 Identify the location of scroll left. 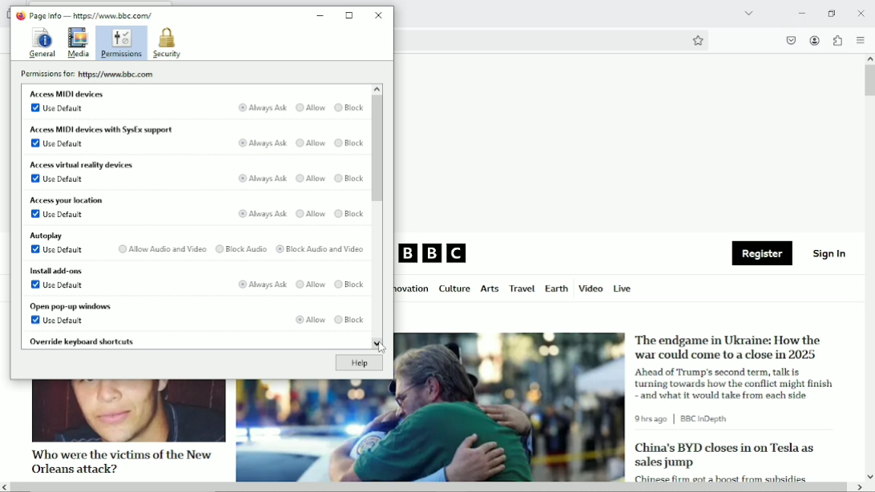
(6, 487).